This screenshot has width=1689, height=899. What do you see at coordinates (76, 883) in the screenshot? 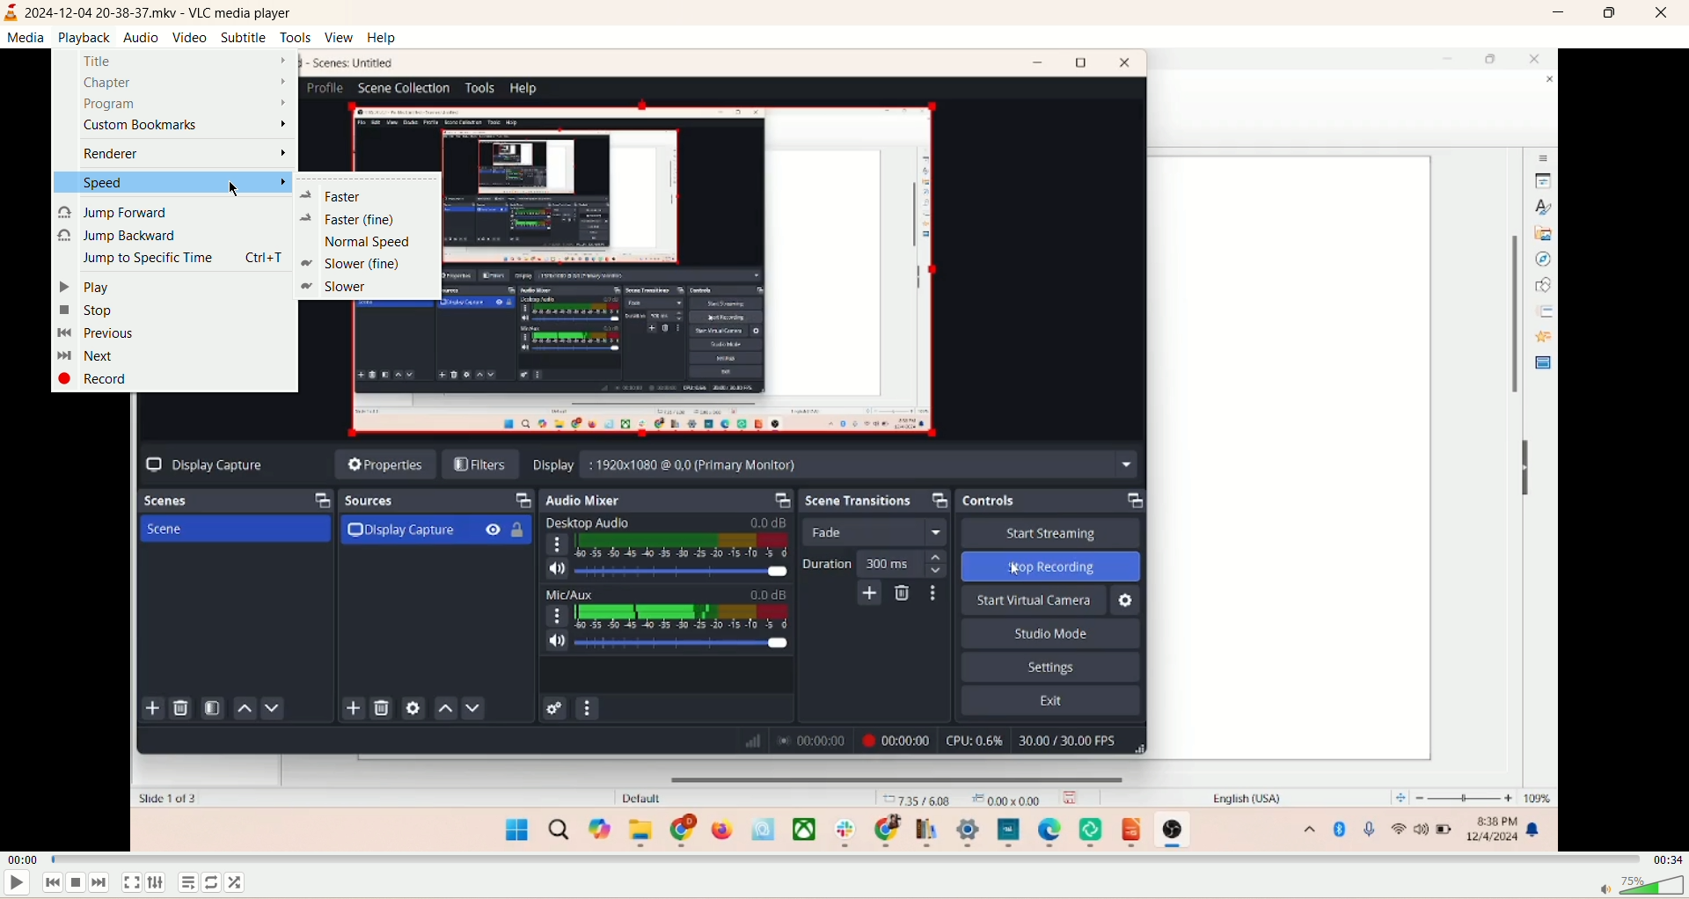
I see `stop` at bounding box center [76, 883].